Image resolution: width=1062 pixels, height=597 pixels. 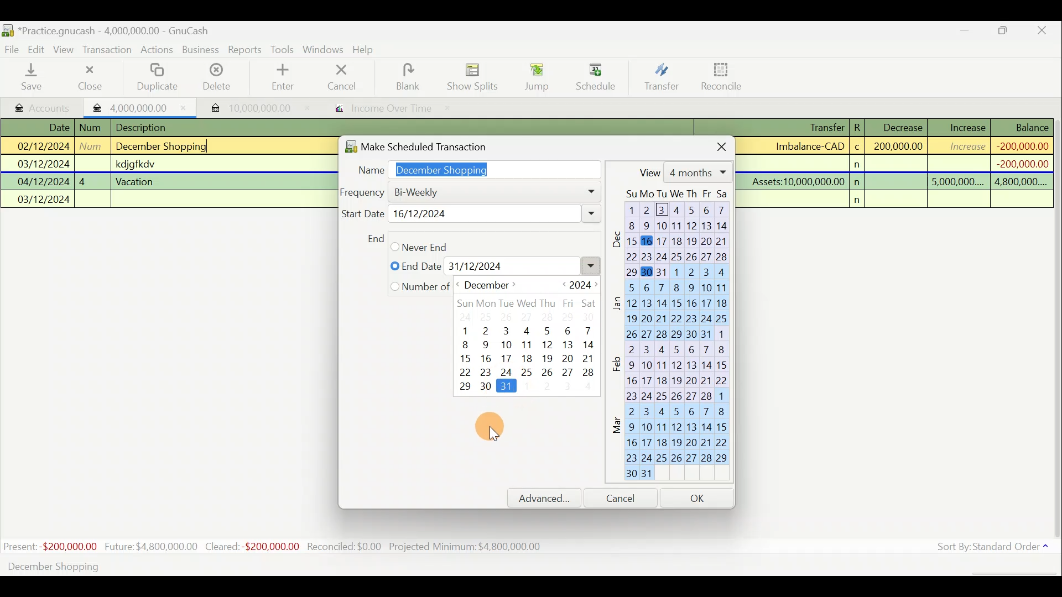 What do you see at coordinates (443, 191) in the screenshot?
I see `Daily` at bounding box center [443, 191].